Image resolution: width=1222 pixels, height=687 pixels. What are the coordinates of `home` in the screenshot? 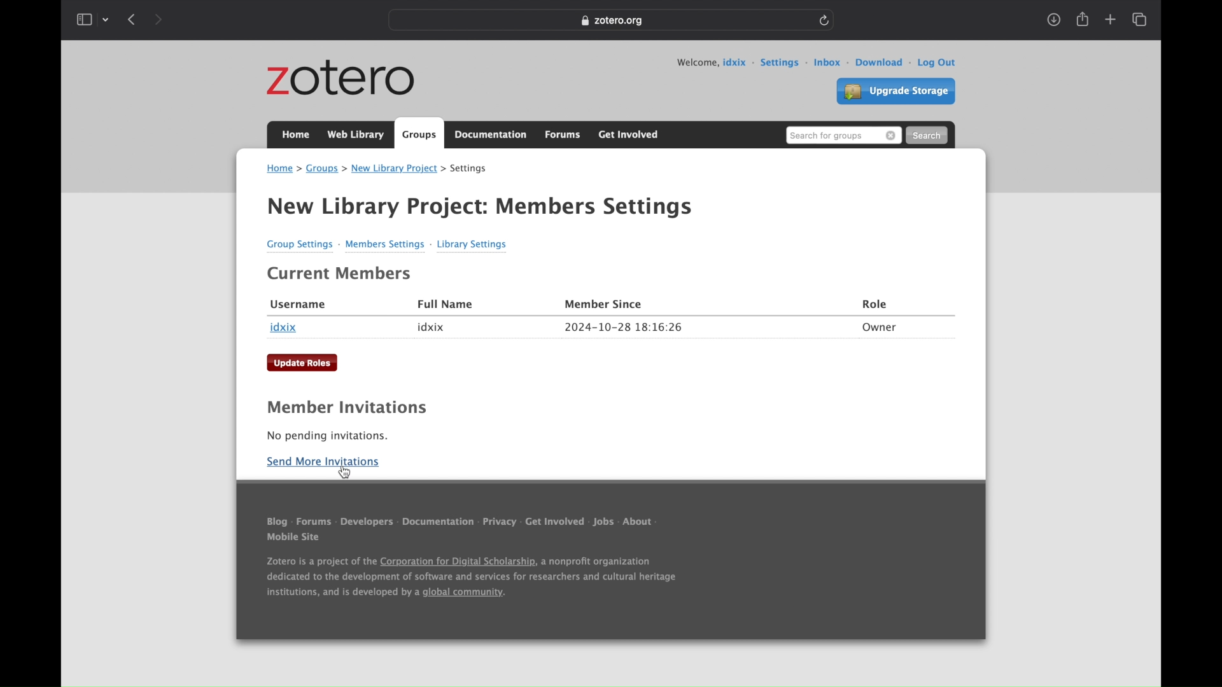 It's located at (283, 169).